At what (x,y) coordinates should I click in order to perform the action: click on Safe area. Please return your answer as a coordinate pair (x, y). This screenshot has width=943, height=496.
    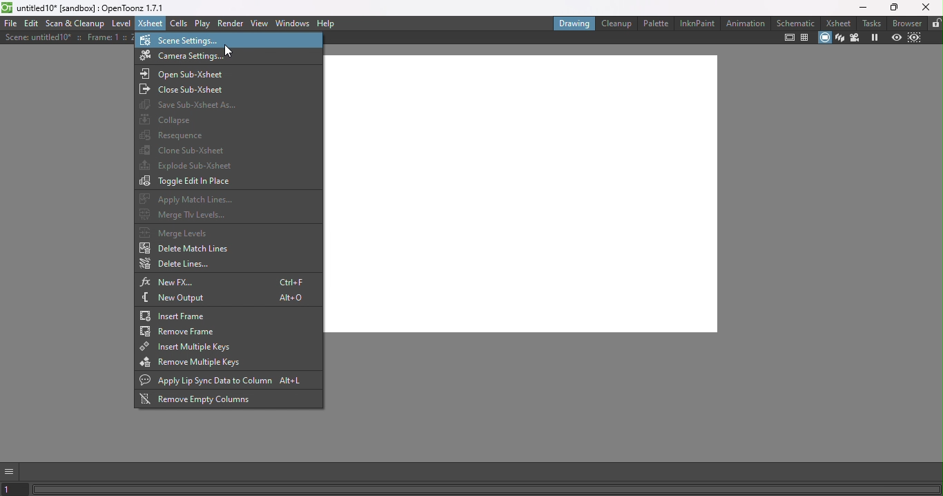
    Looking at the image, I should click on (788, 38).